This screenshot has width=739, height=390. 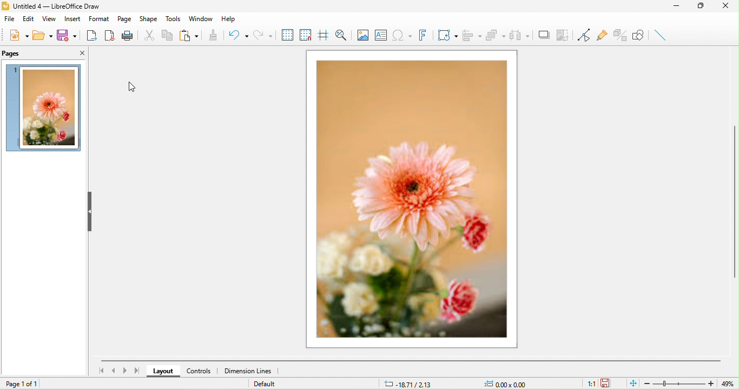 What do you see at coordinates (110, 37) in the screenshot?
I see `export directly as pdf` at bounding box center [110, 37].